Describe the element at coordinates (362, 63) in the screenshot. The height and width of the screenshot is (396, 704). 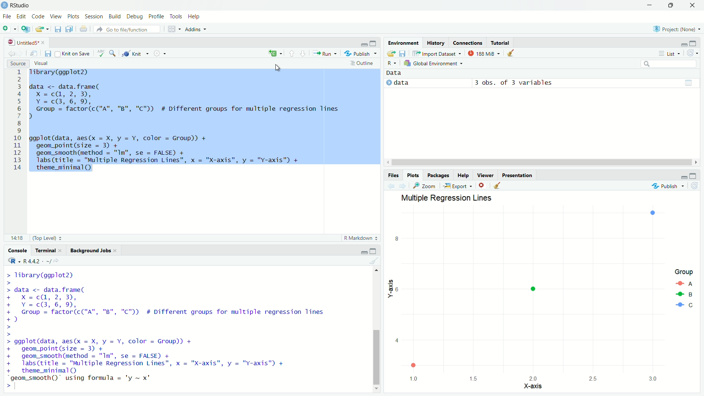
I see `Outline` at that location.